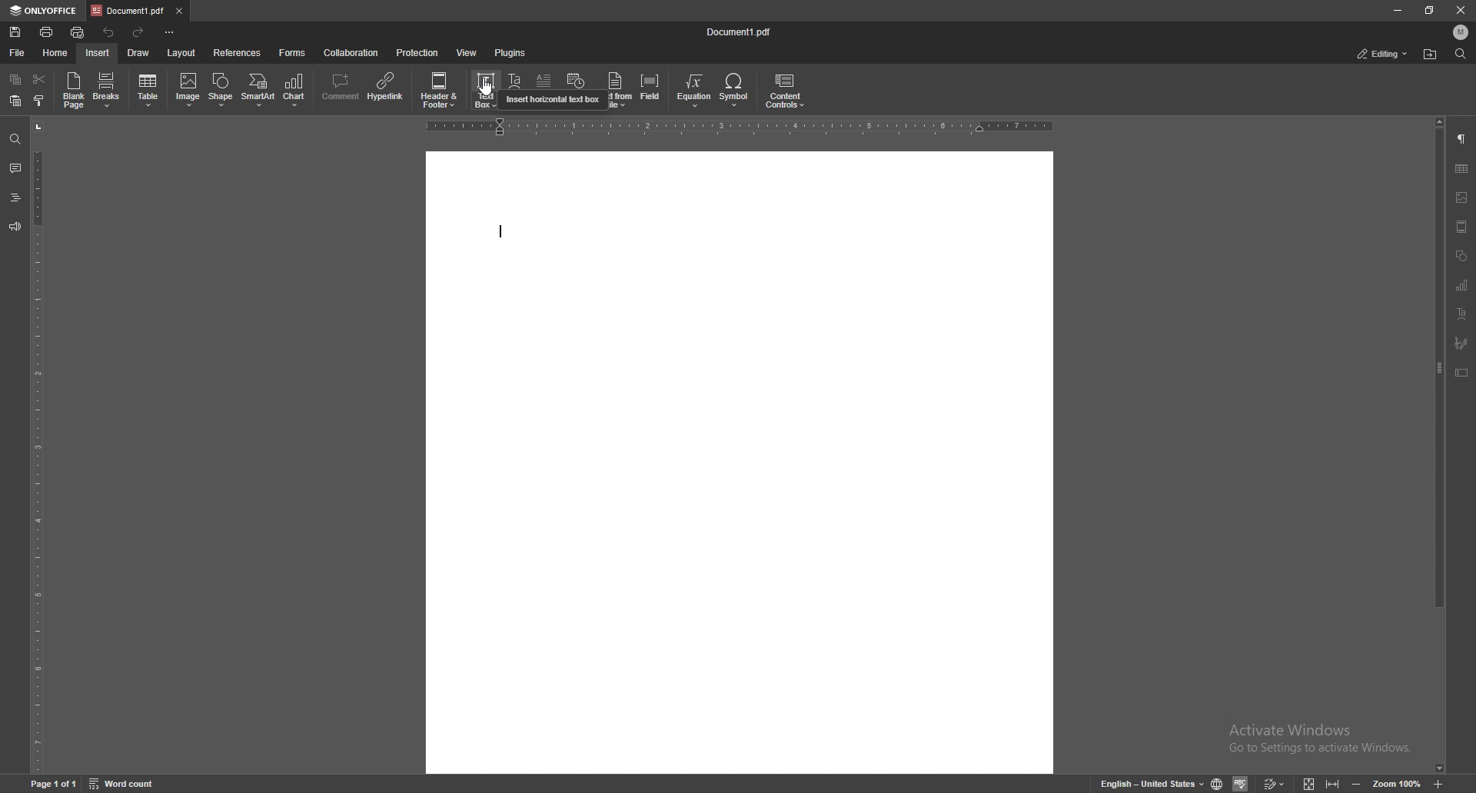 The height and width of the screenshot is (793, 1476). I want to click on onlyoffice, so click(44, 12).